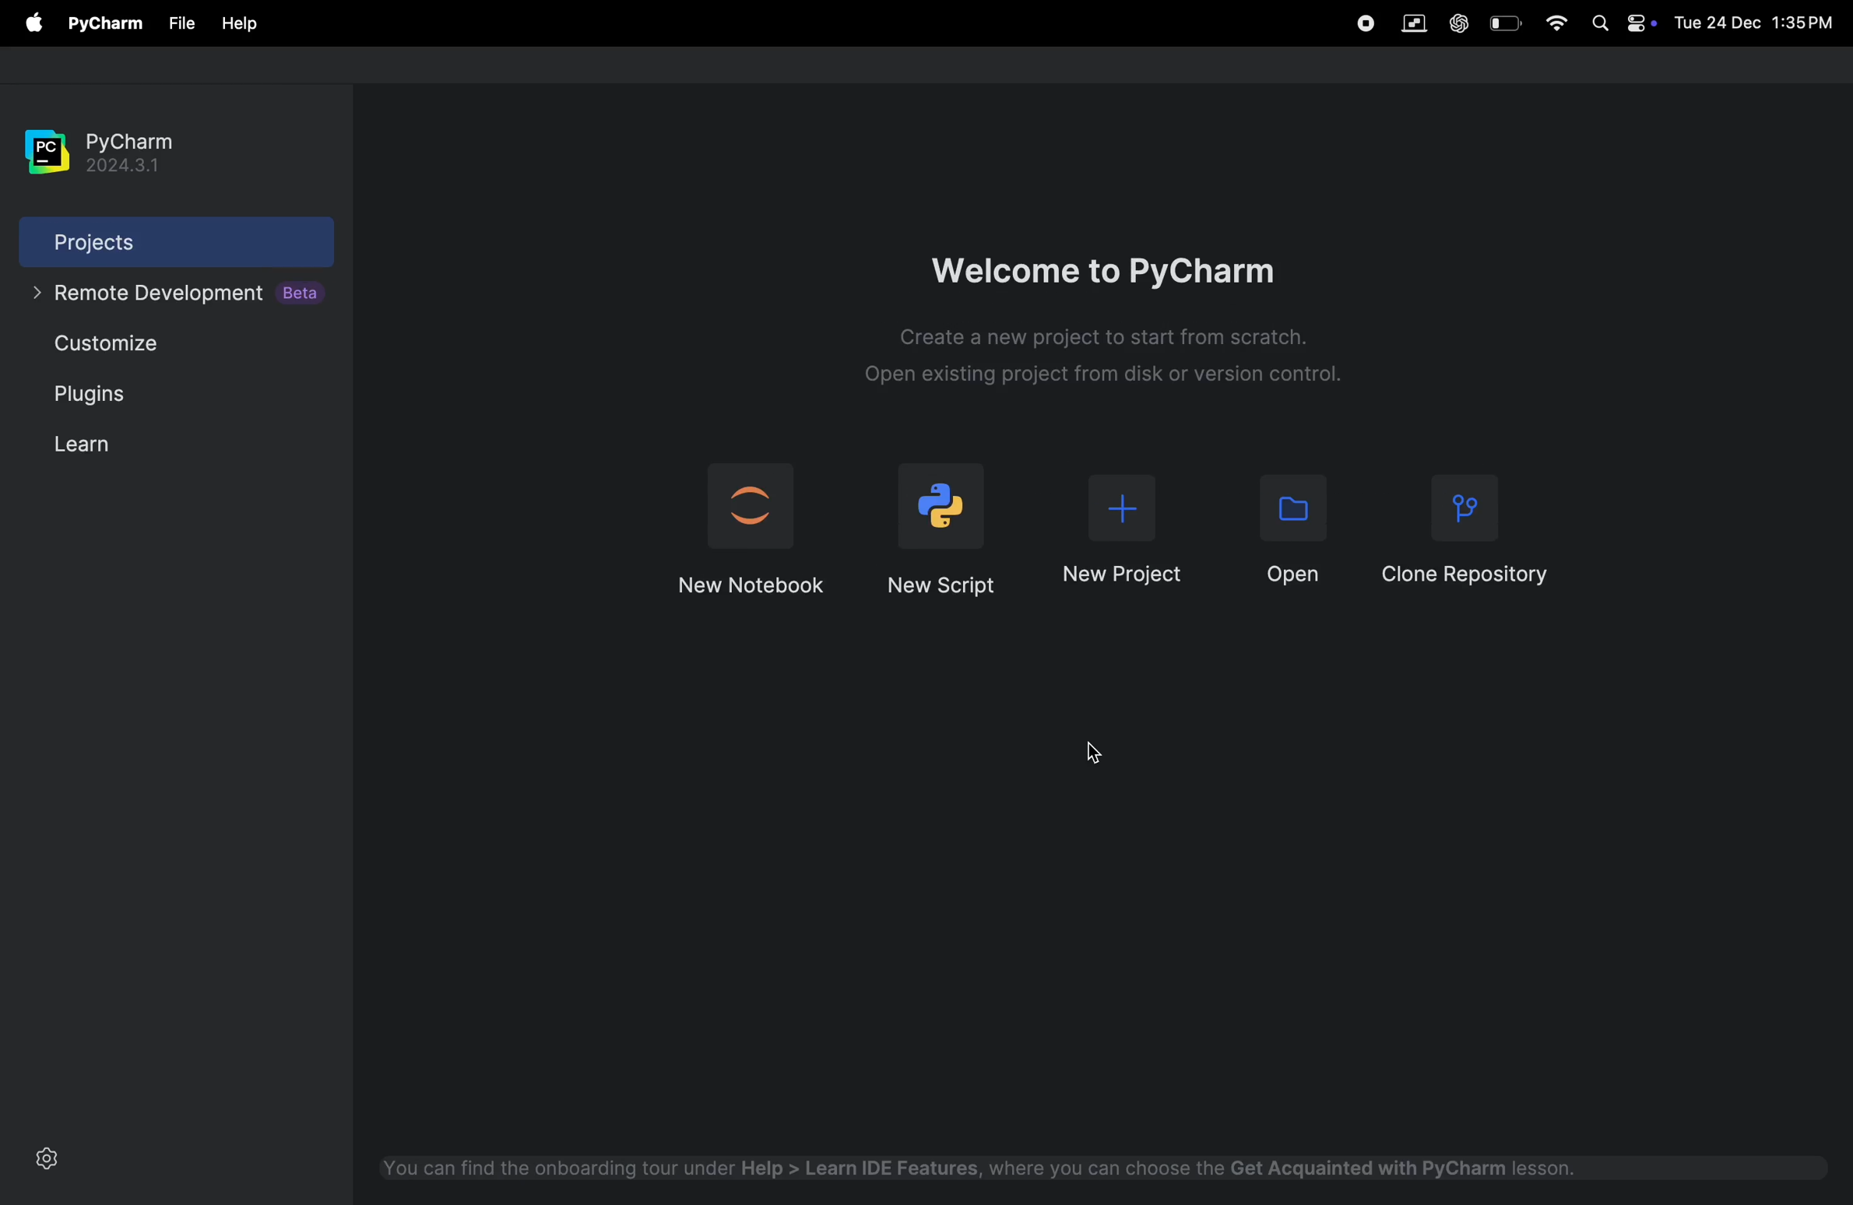  I want to click on projects, so click(154, 244).